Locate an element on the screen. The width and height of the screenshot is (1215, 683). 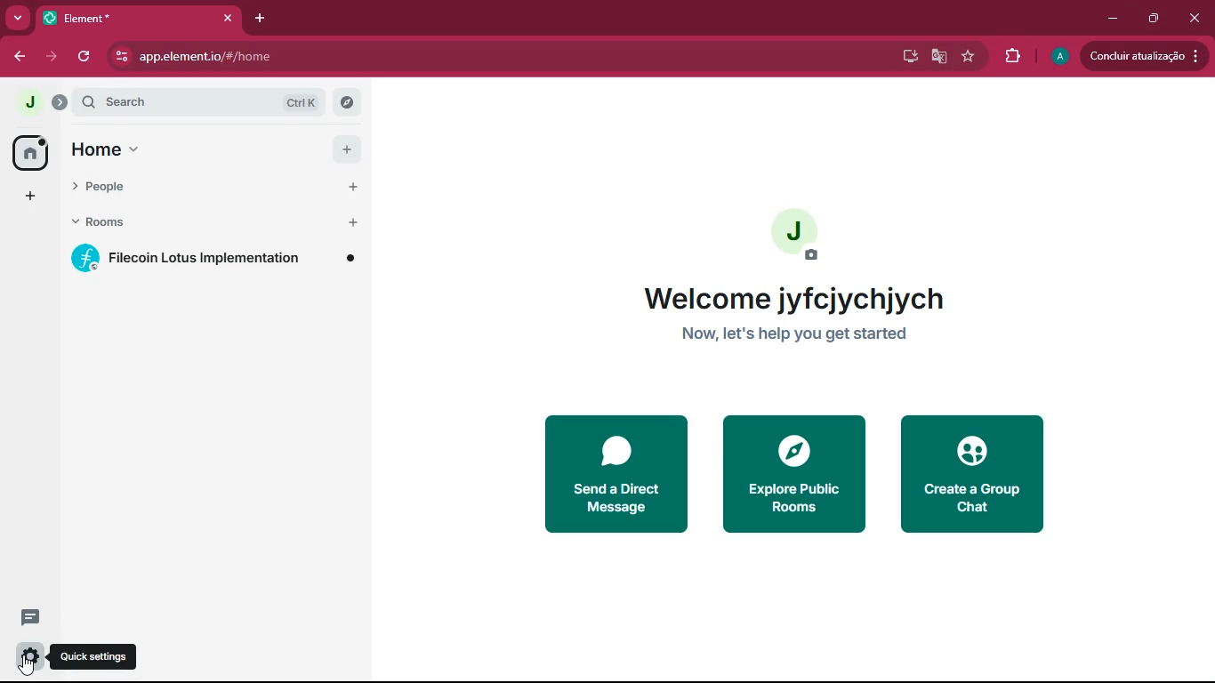
favourite  is located at coordinates (967, 58).